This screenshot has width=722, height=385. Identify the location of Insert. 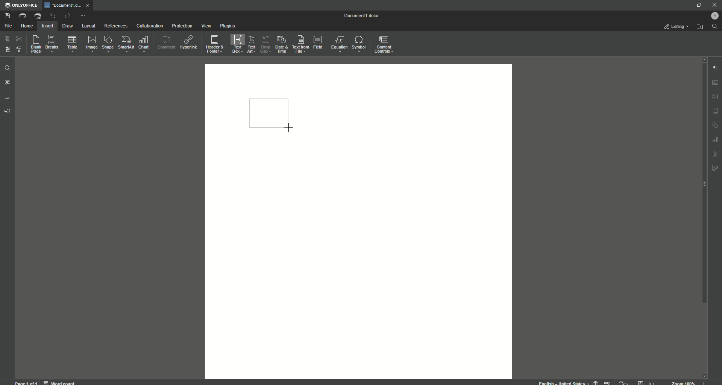
(47, 26).